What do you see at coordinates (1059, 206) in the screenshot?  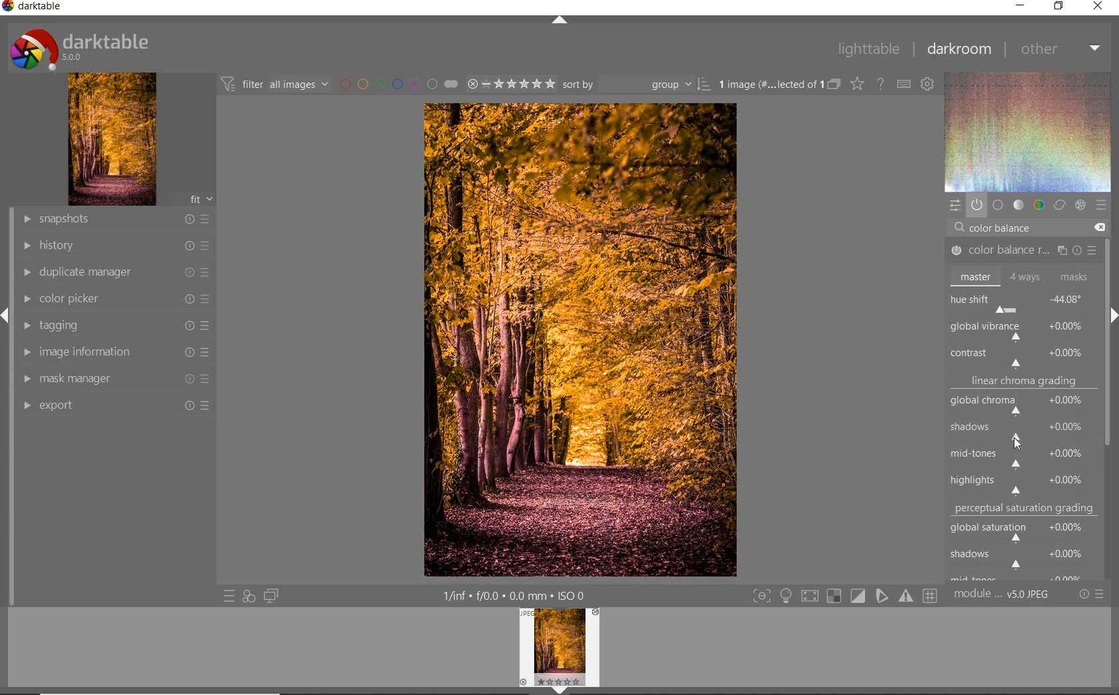 I see `correct` at bounding box center [1059, 206].